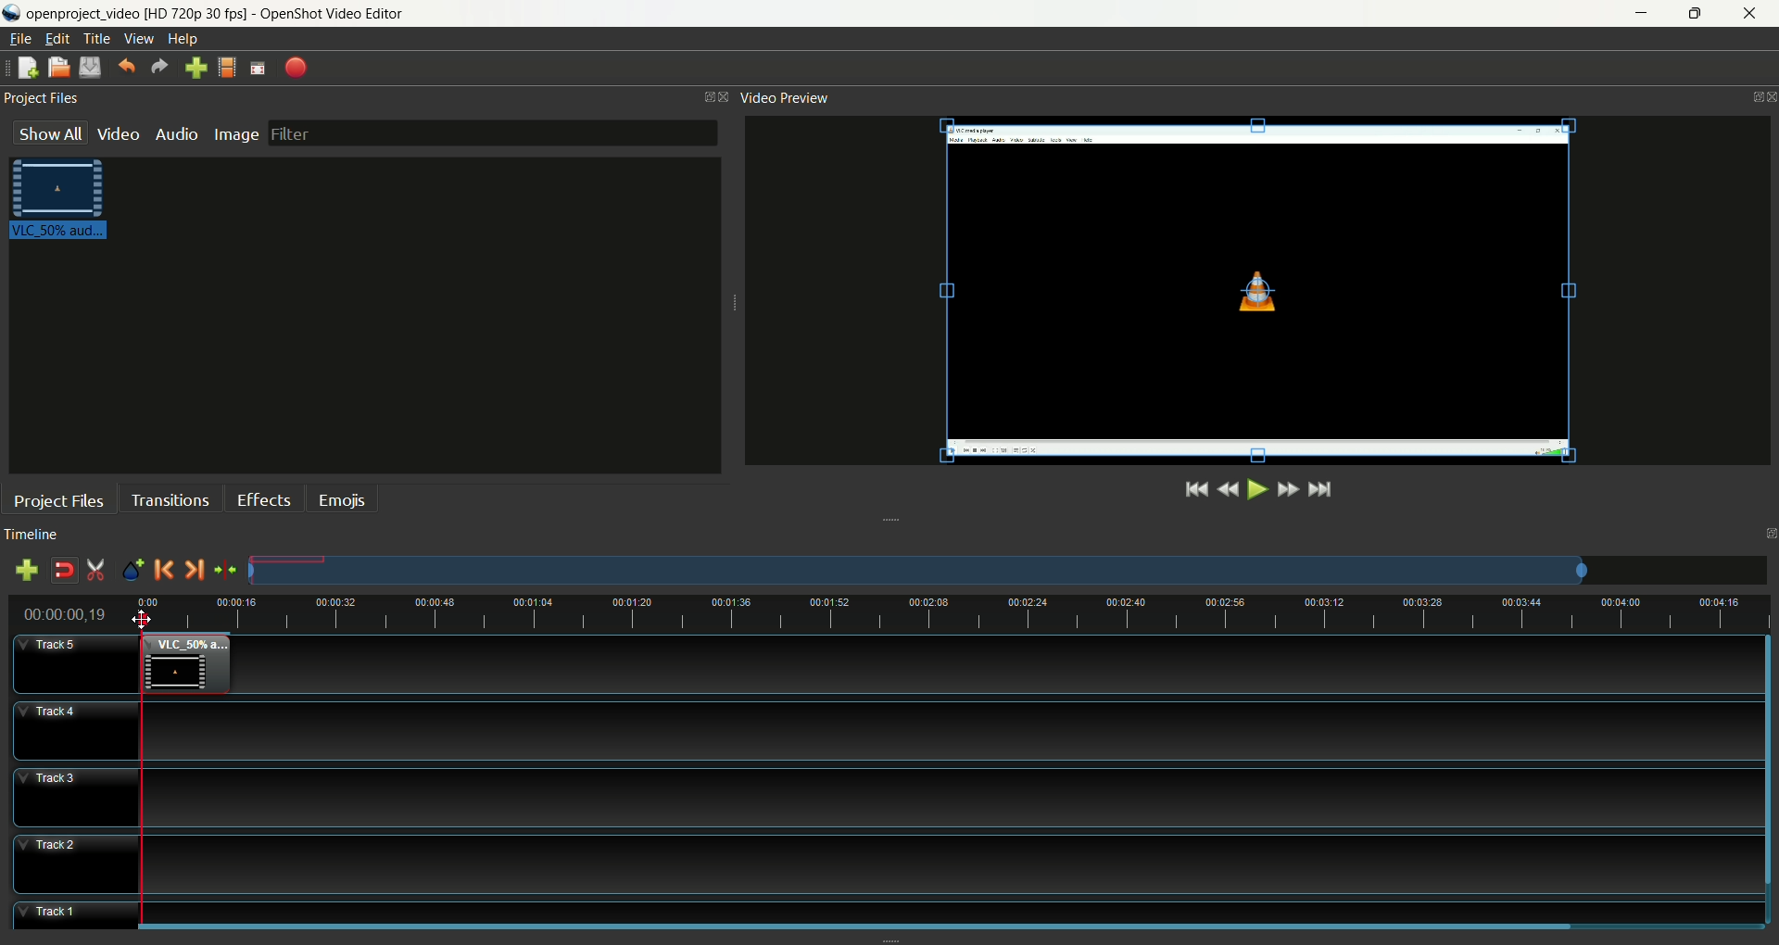 The width and height of the screenshot is (1779, 945). Describe the element at coordinates (79, 798) in the screenshot. I see `track3` at that location.